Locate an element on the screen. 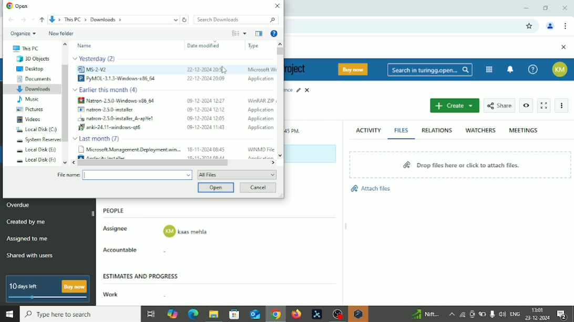 The height and width of the screenshot is (322, 574). Attach files is located at coordinates (370, 186).